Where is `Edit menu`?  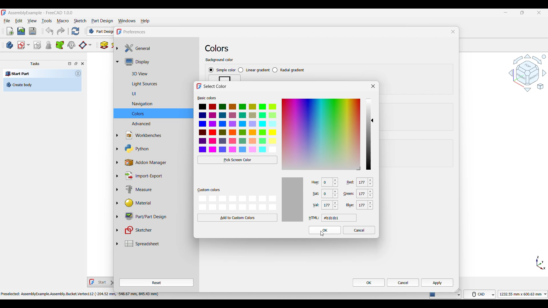
Edit menu is located at coordinates (19, 21).